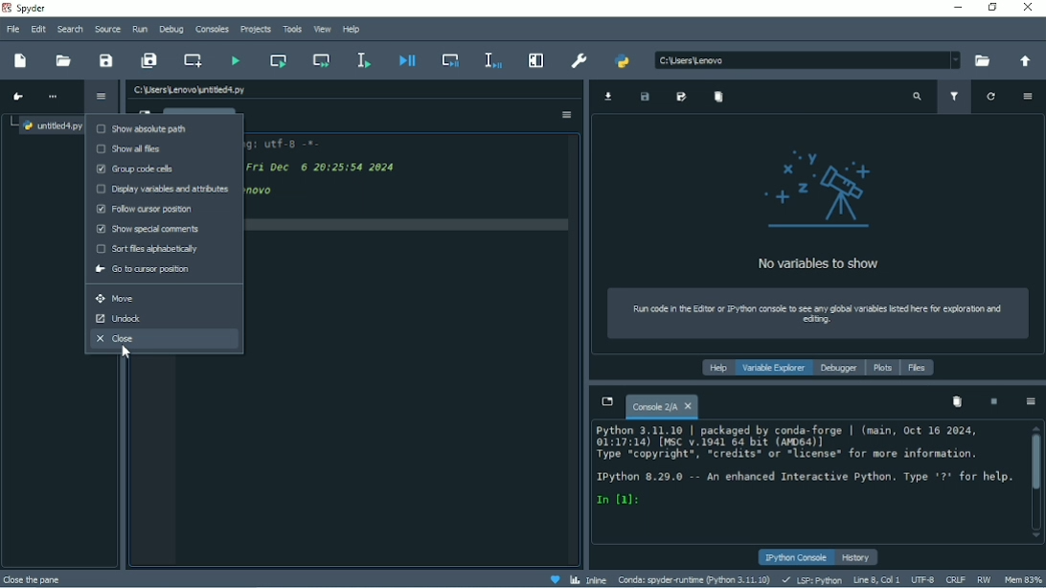 The image size is (1046, 588). Describe the element at coordinates (148, 60) in the screenshot. I see `Save all files` at that location.